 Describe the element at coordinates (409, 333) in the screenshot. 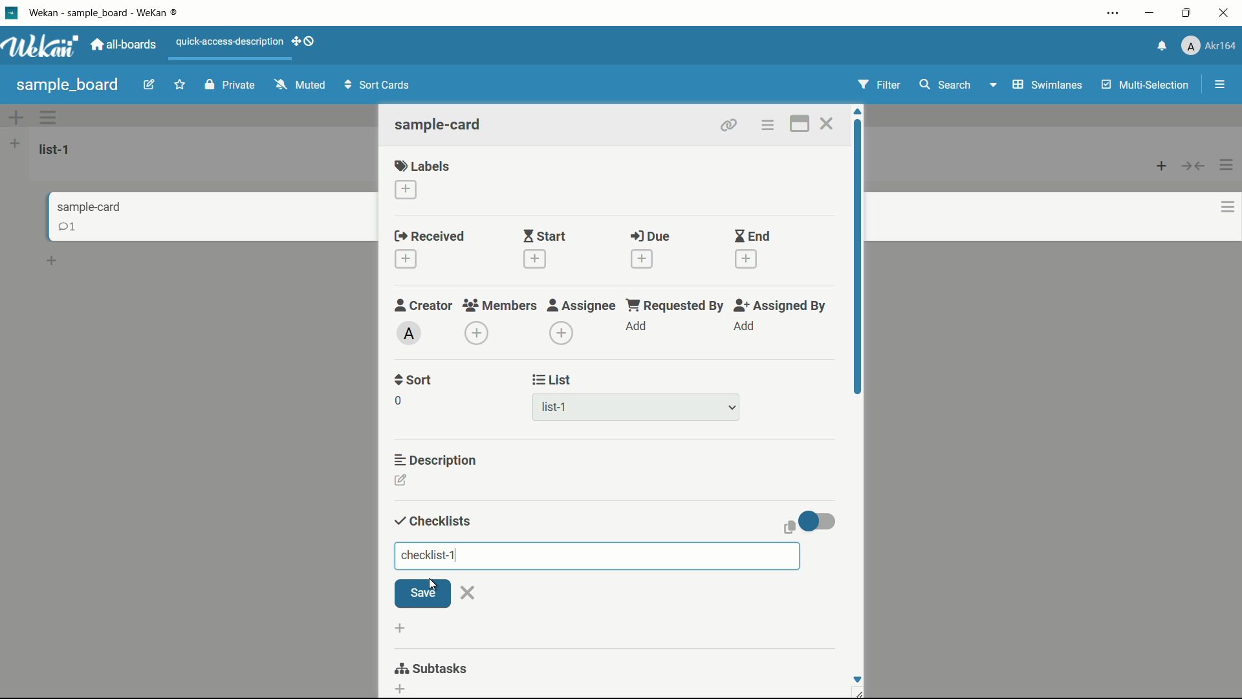

I see `admin` at that location.